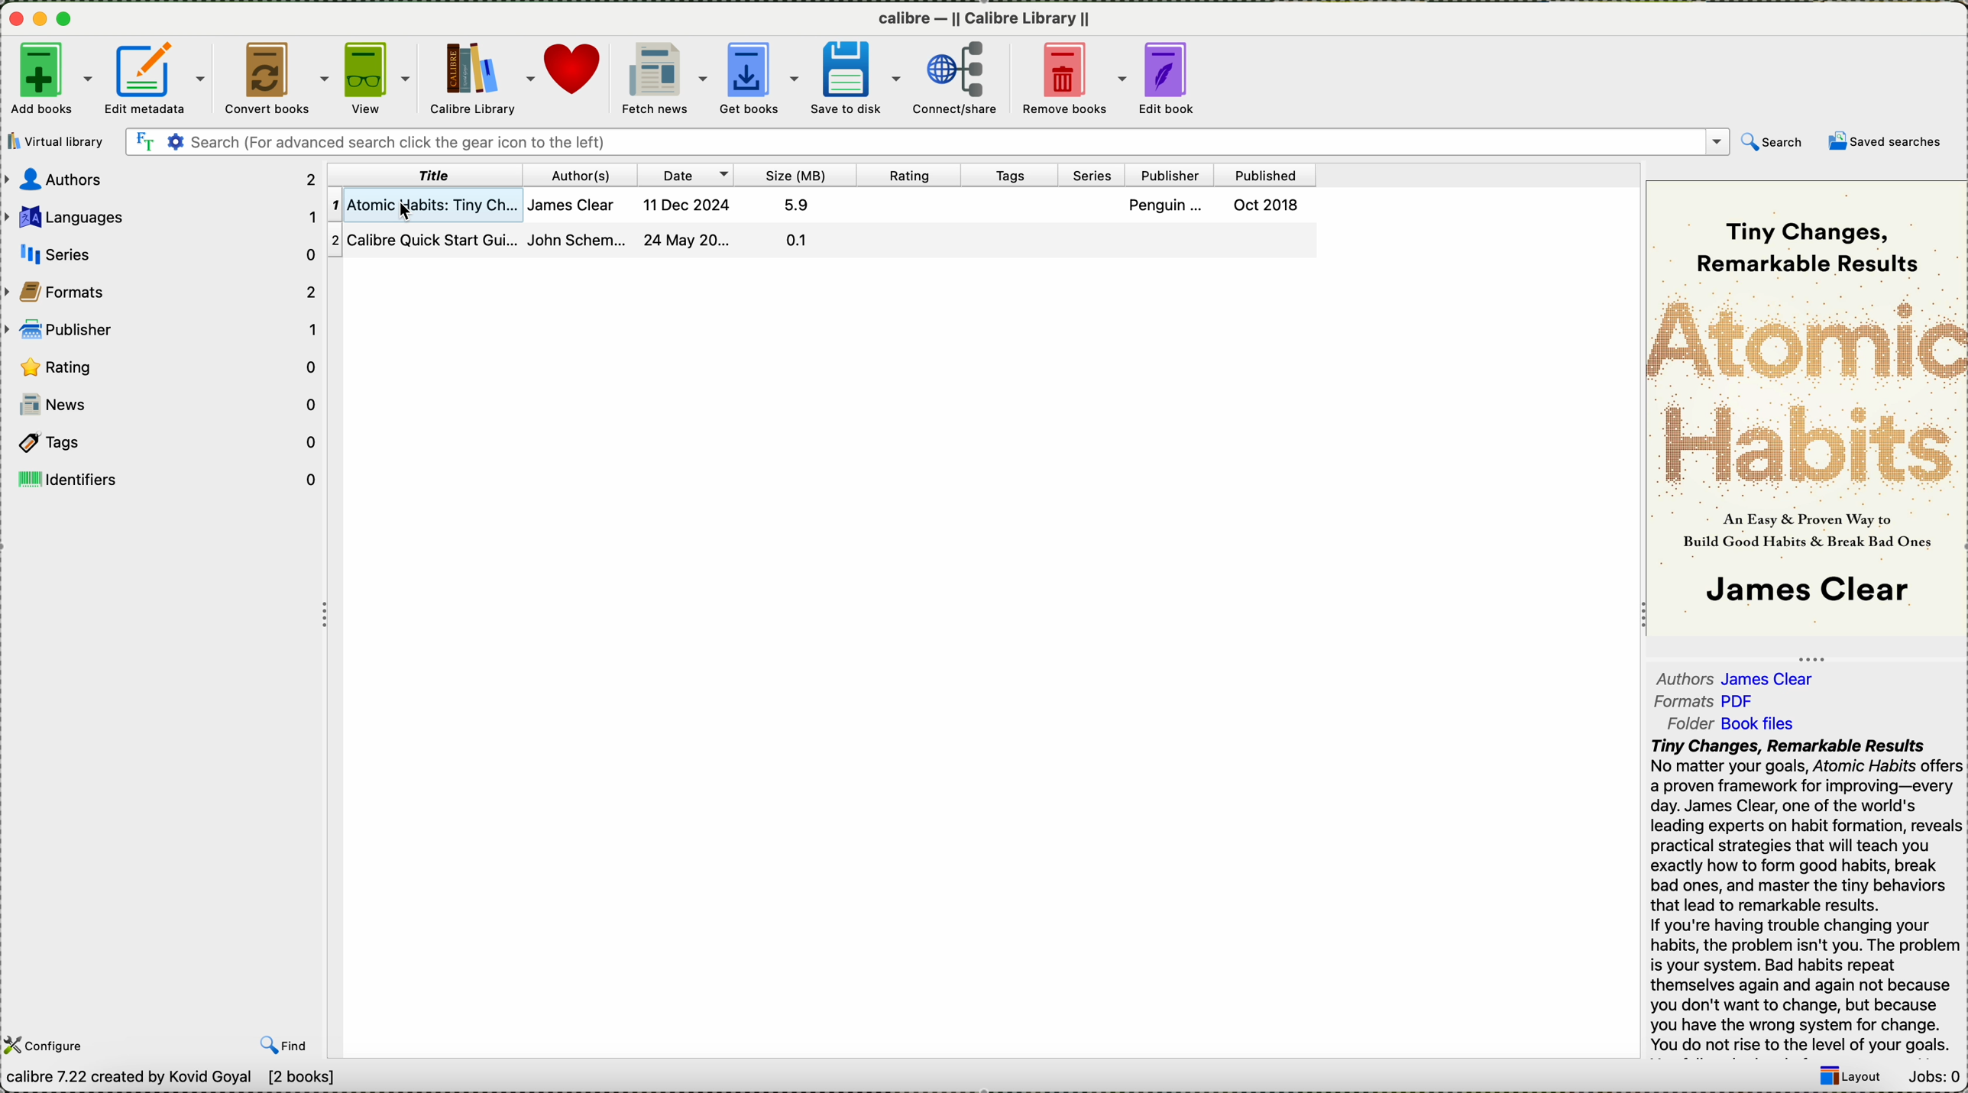 The width and height of the screenshot is (1968, 1093). Describe the element at coordinates (286, 1046) in the screenshot. I see `find` at that location.